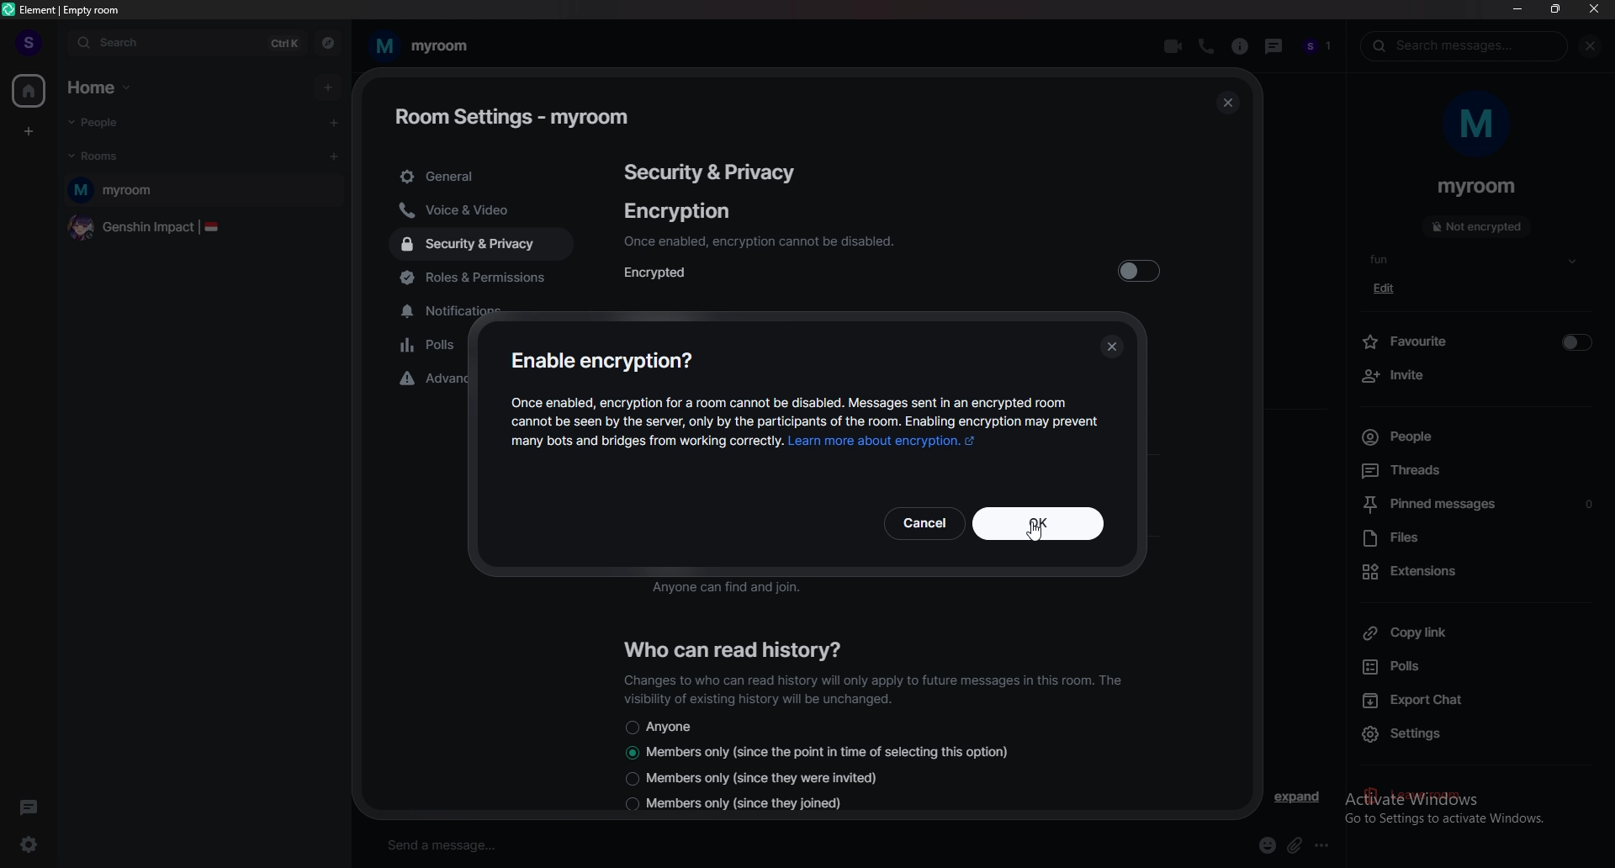 This screenshot has height=868, width=1615. What do you see at coordinates (1472, 632) in the screenshot?
I see `copy link` at bounding box center [1472, 632].